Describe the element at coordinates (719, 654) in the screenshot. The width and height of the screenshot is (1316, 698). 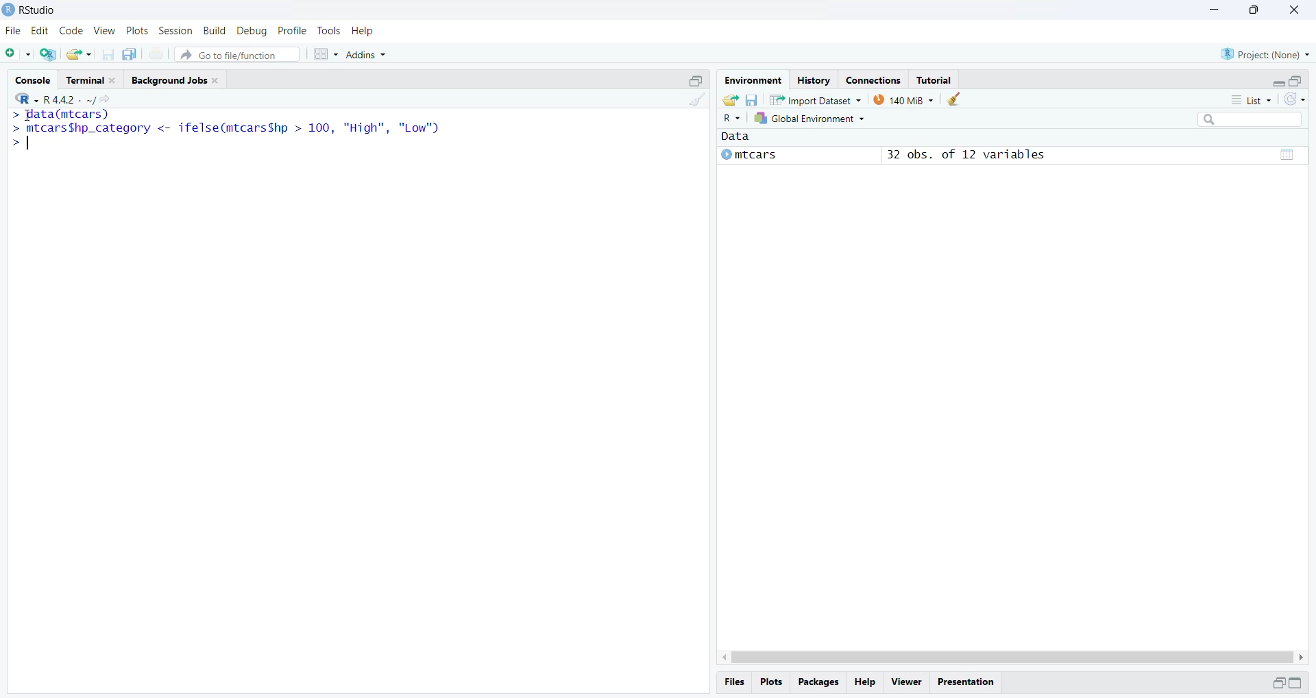
I see `Left` at that location.